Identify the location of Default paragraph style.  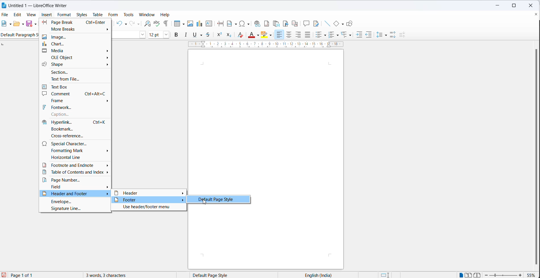
(21, 35).